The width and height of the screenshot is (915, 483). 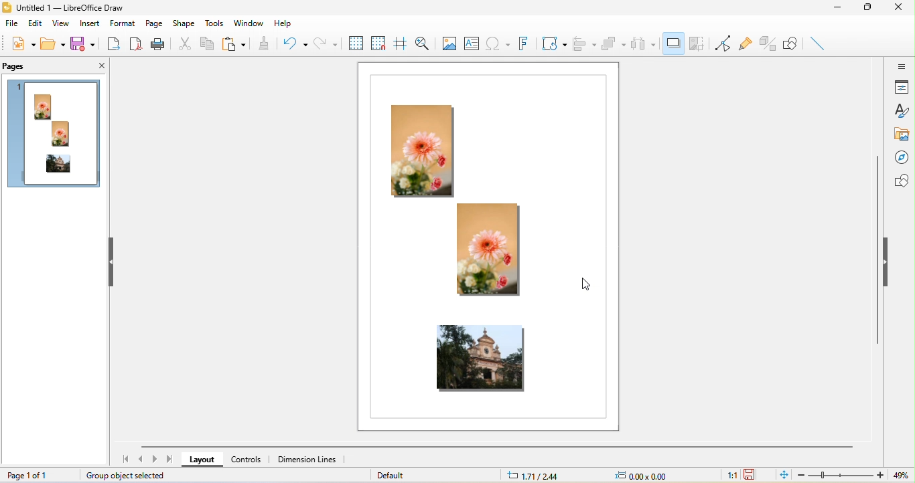 What do you see at coordinates (170, 460) in the screenshot?
I see `last page` at bounding box center [170, 460].